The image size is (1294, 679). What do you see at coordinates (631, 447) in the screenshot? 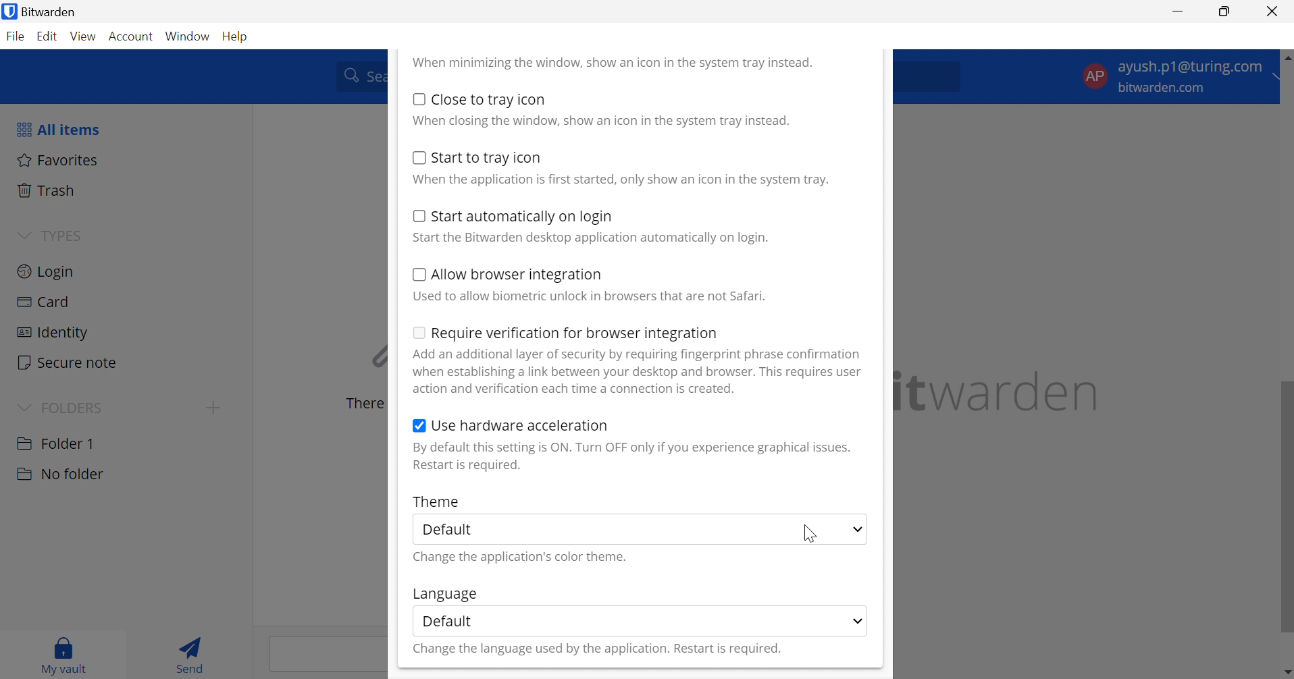
I see `By default this setting is ON. Turn OFF only if you experiencing graphical issues.` at bounding box center [631, 447].